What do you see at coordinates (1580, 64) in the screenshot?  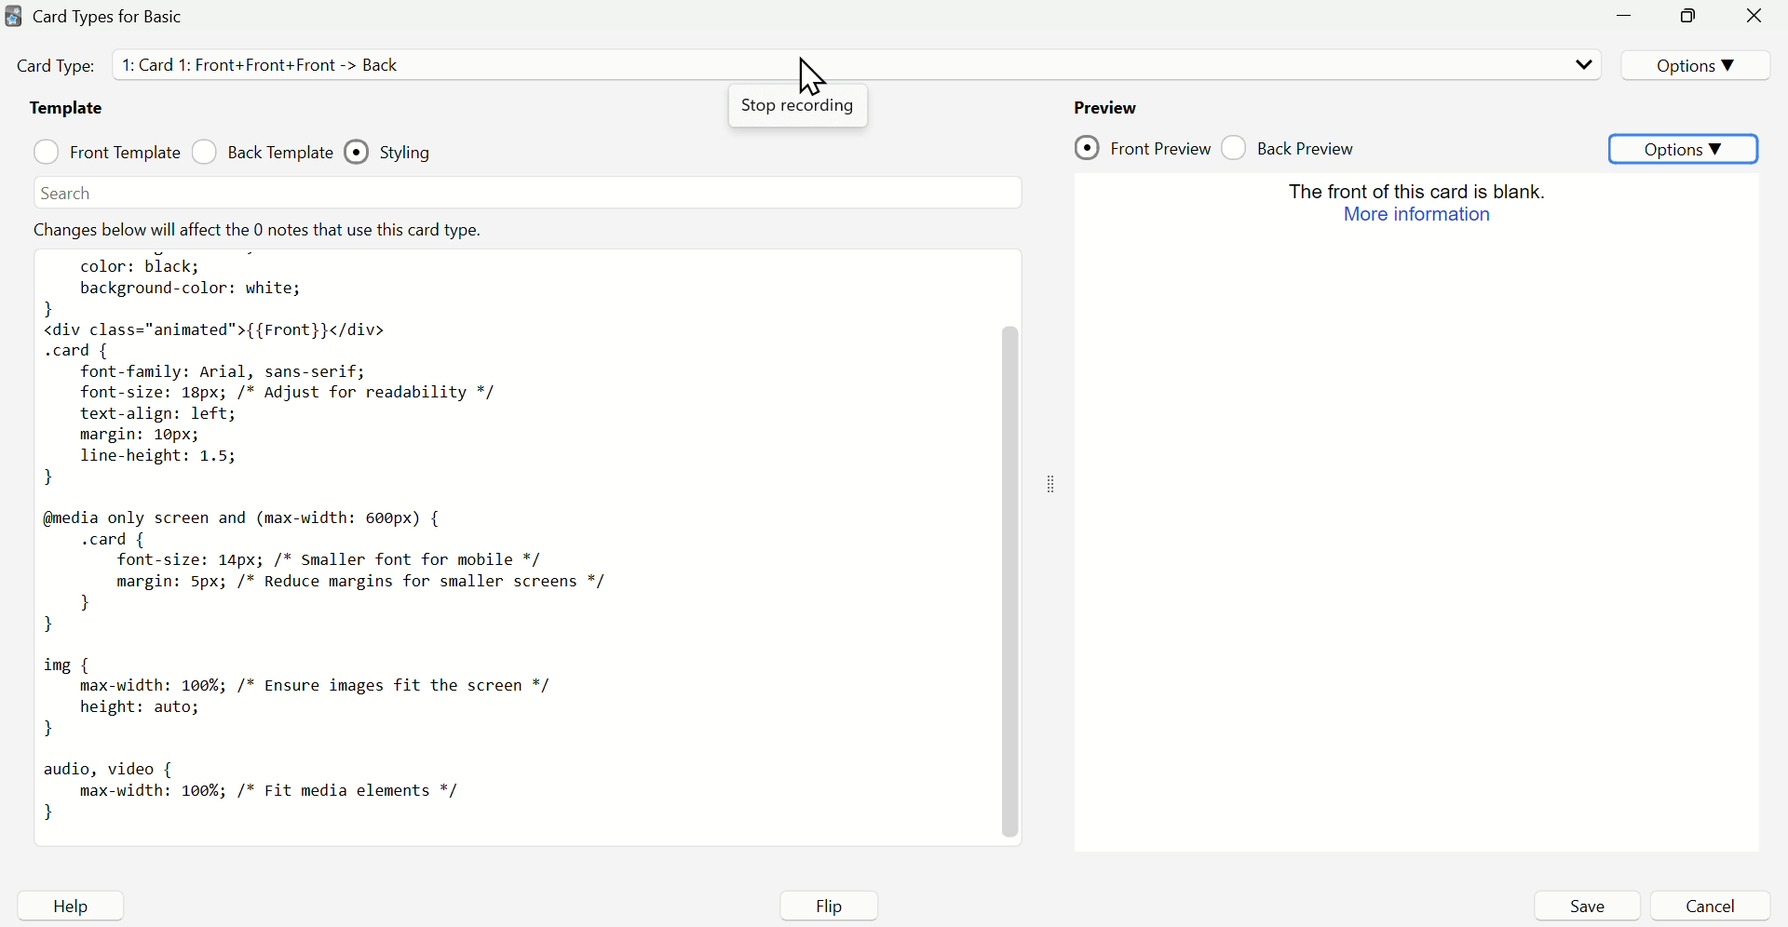 I see `Dropdown` at bounding box center [1580, 64].